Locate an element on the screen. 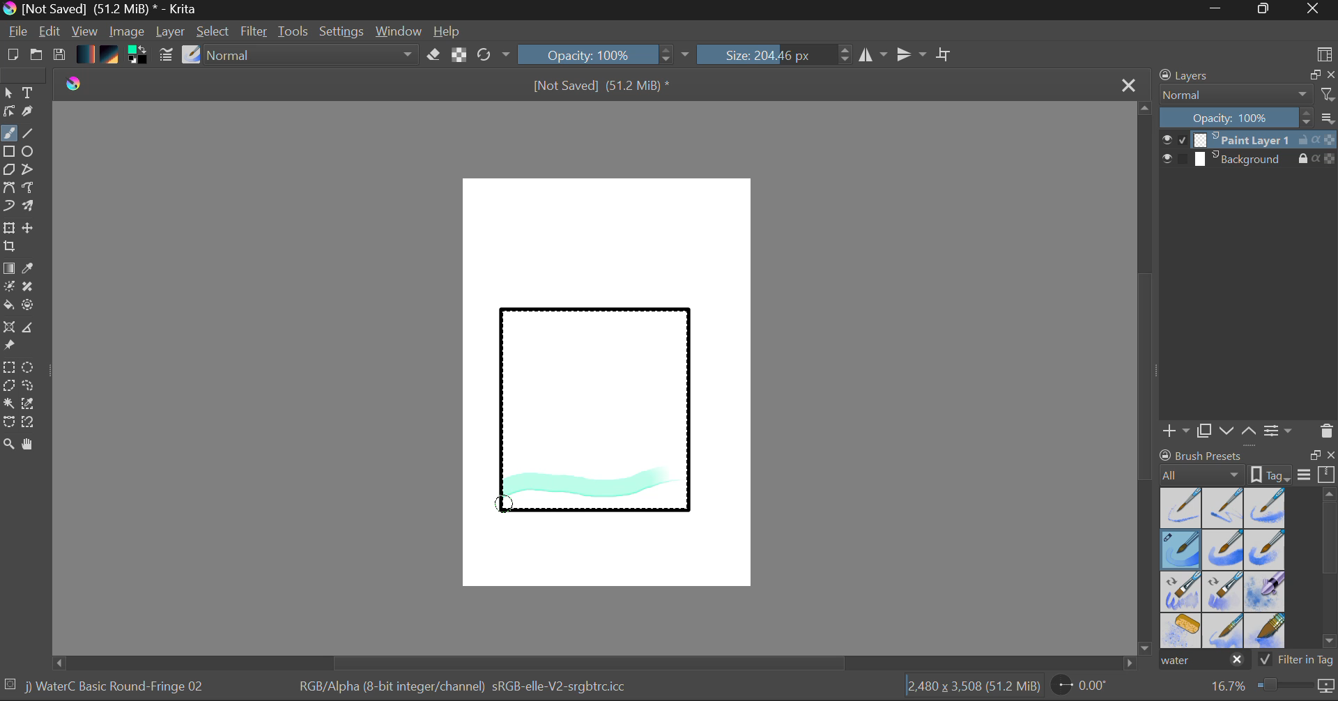 This screenshot has height=701, width=1338. Image is located at coordinates (128, 33).